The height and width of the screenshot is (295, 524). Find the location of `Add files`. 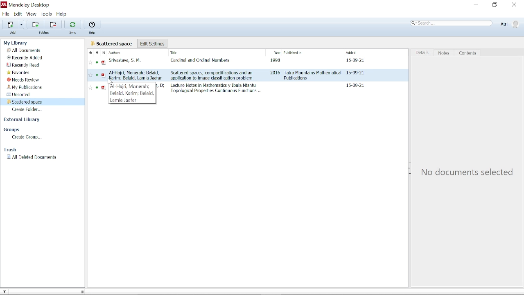

Add files is located at coordinates (10, 24).